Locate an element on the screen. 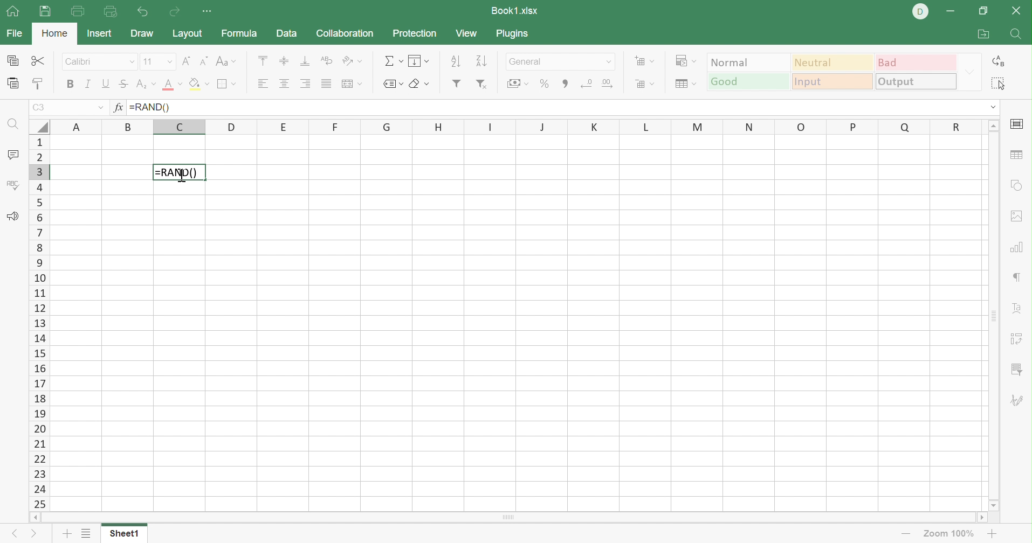 The width and height of the screenshot is (1032, 543). Output is located at coordinates (916, 81).